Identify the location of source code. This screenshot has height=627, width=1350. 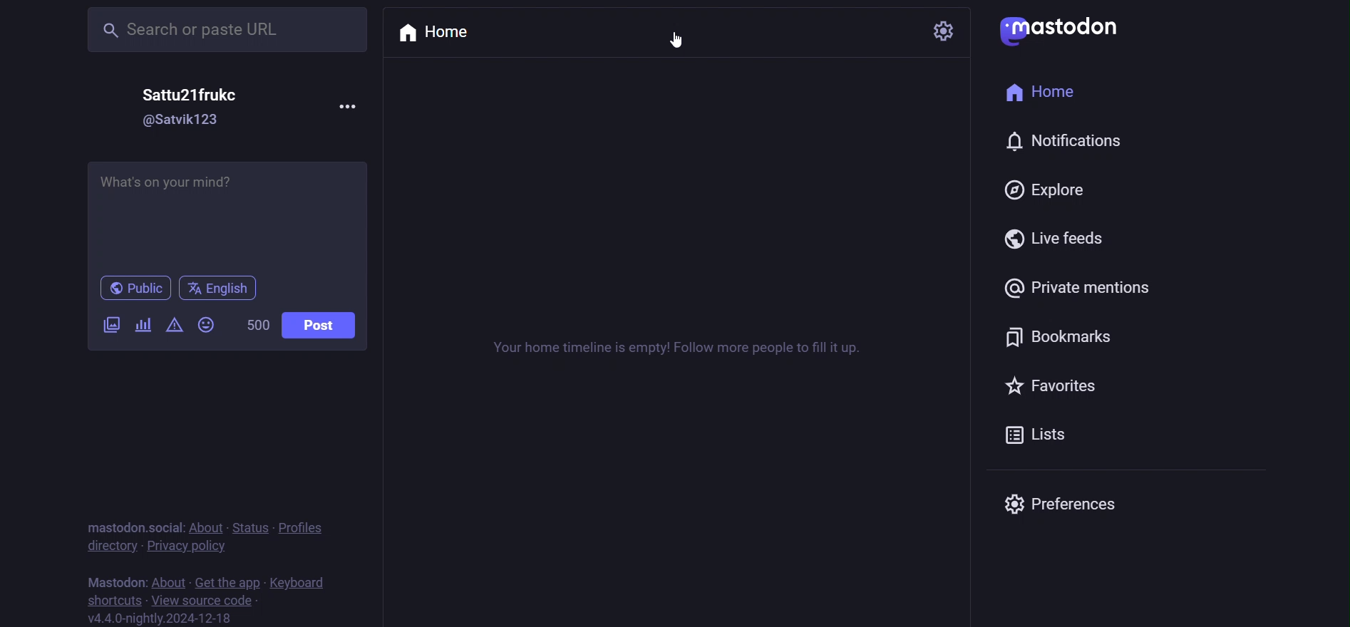
(209, 601).